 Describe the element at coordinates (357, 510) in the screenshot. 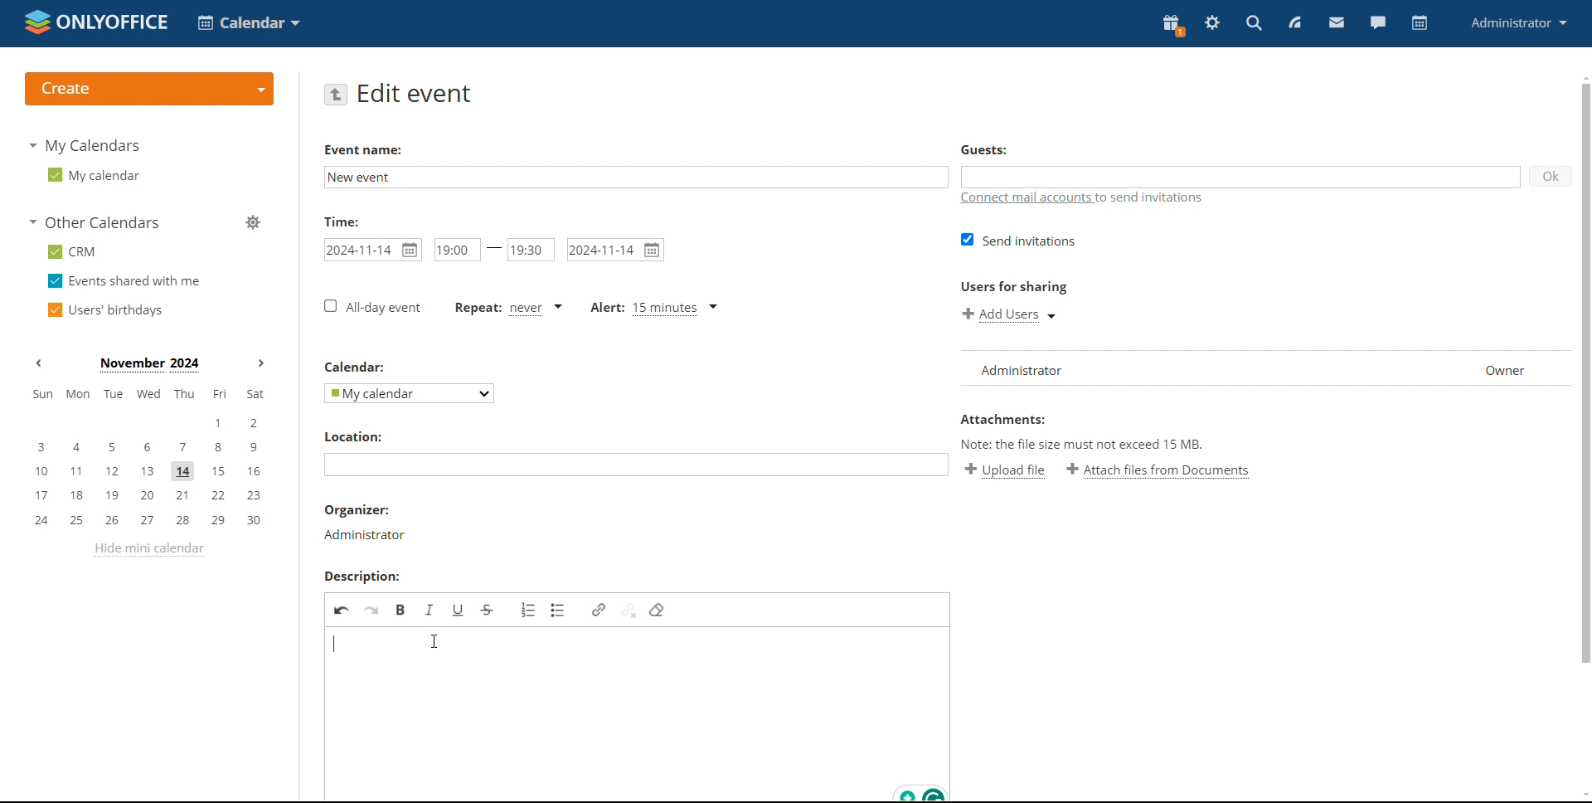

I see `organizer` at that location.